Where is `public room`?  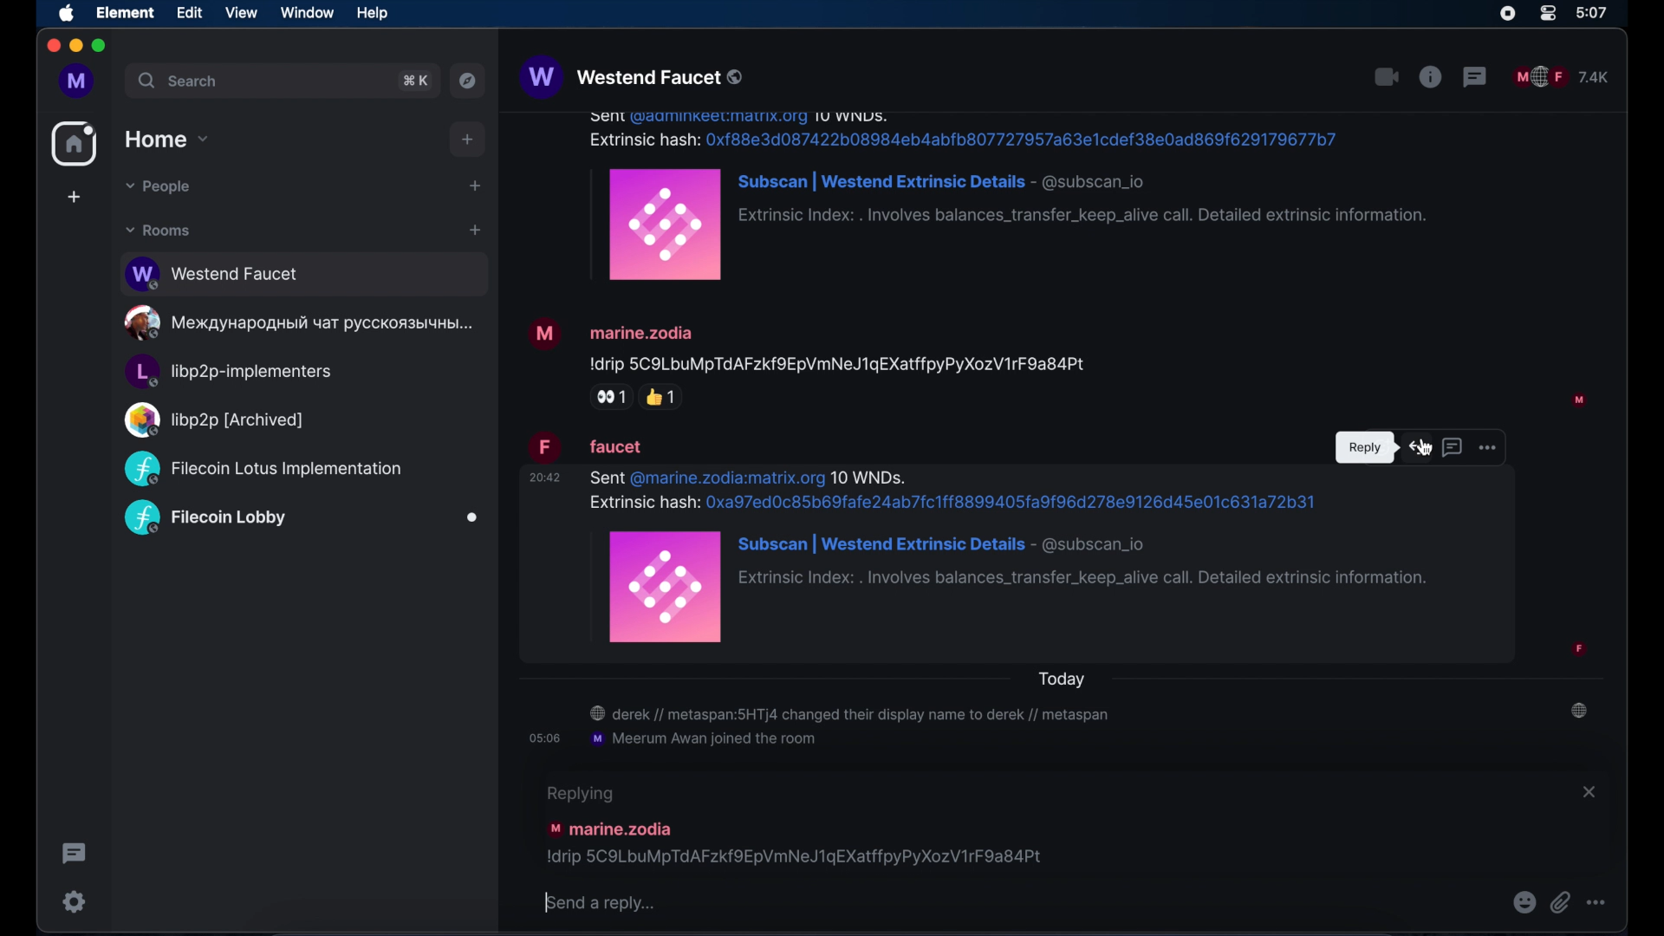 public room is located at coordinates (304, 274).